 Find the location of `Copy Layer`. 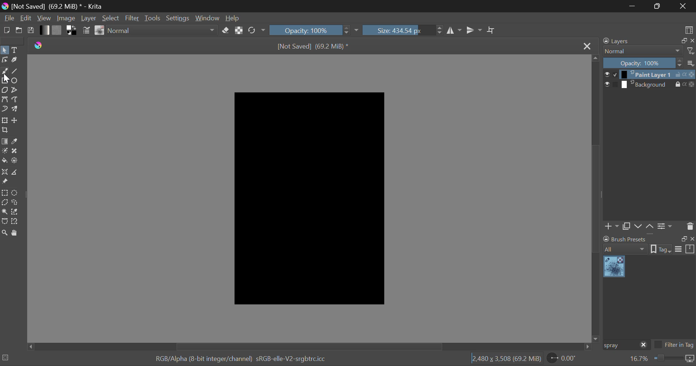

Copy Layer is located at coordinates (626, 227).